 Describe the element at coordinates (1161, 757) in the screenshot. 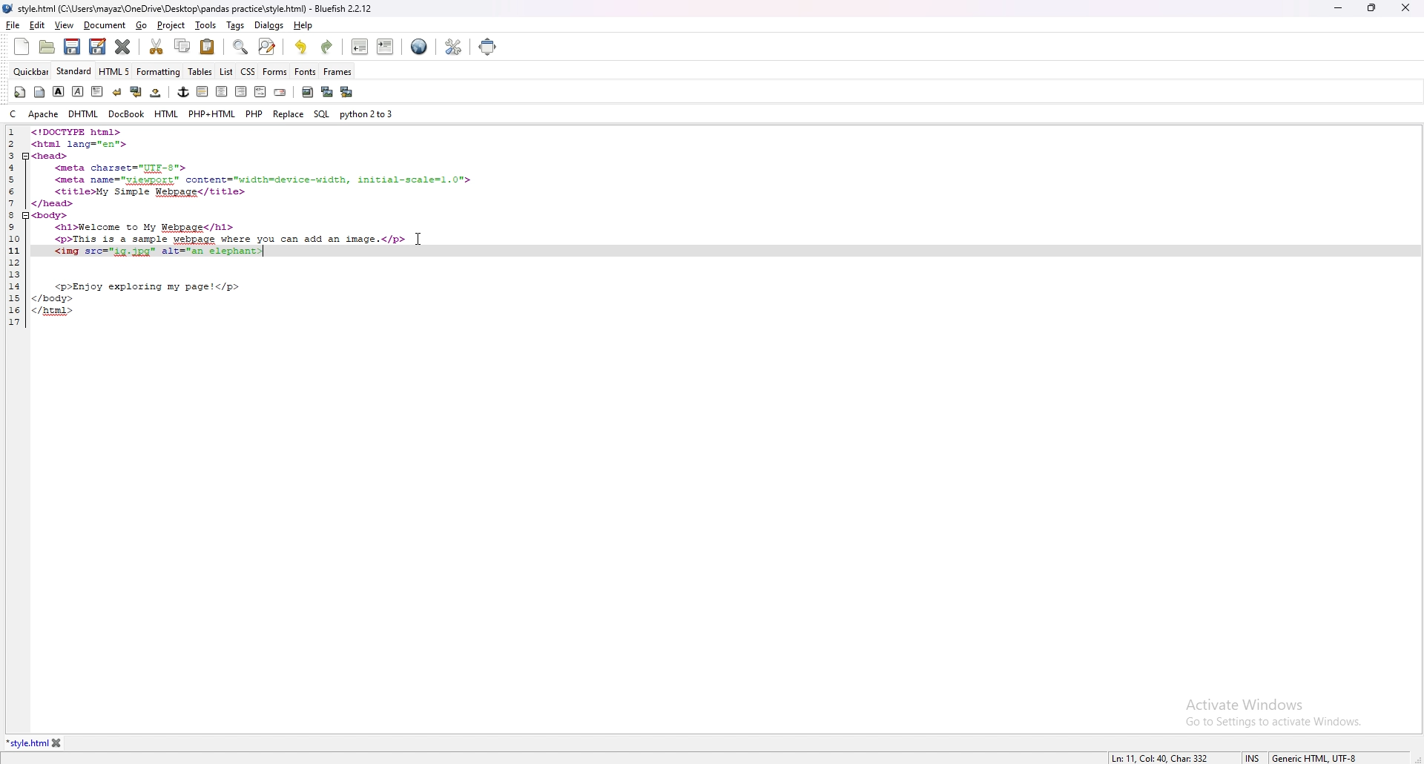

I see `Ln: 11 Col: 40 Char: 232` at that location.